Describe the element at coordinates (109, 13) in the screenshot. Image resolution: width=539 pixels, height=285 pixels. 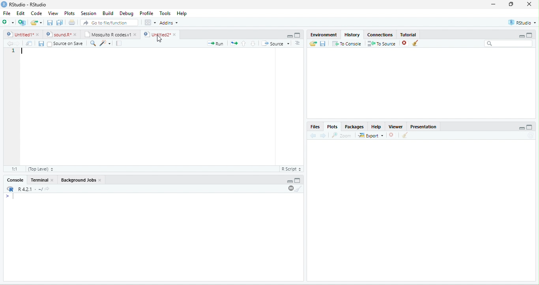
I see `Build` at that location.